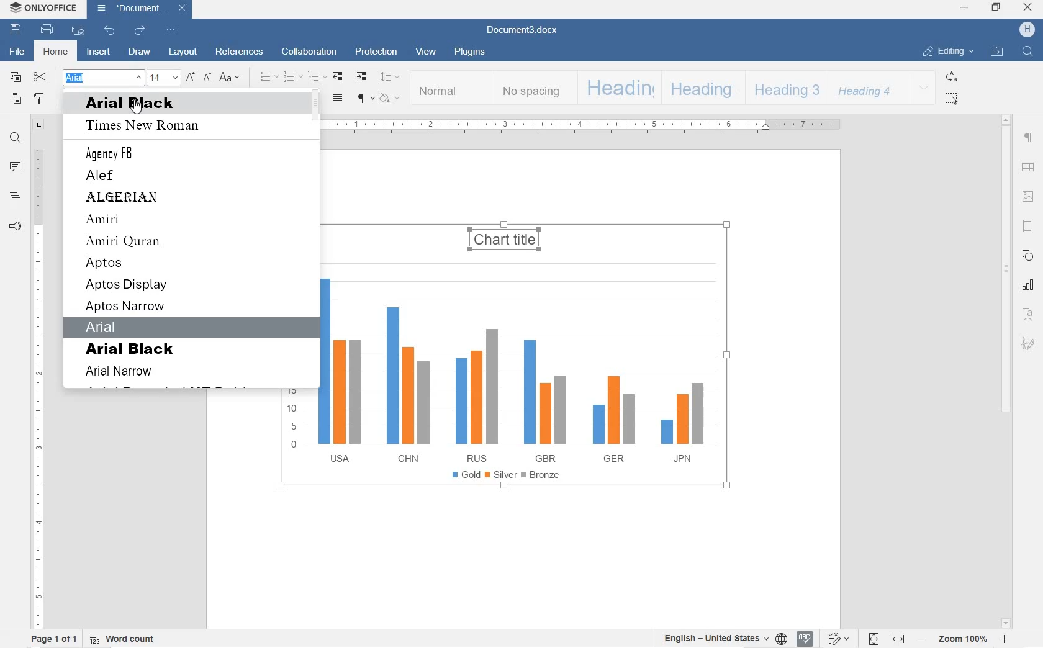 The width and height of the screenshot is (1043, 648). I want to click on INSERT, so click(100, 52).